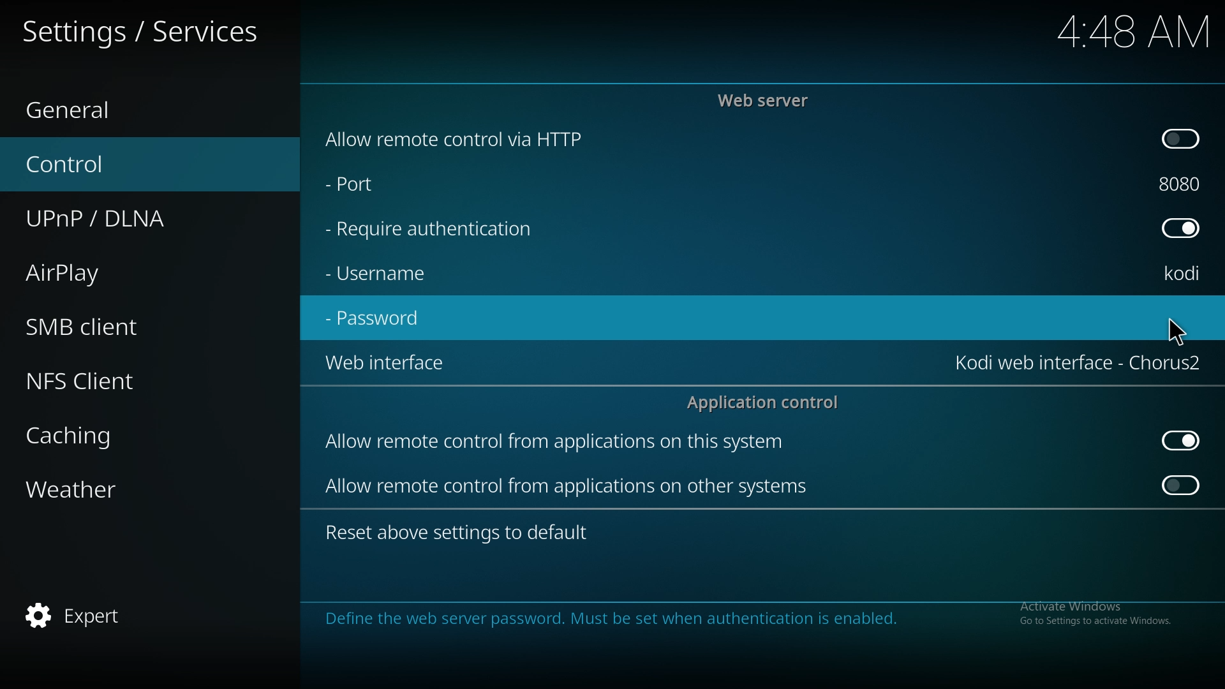 Image resolution: width=1225 pixels, height=689 pixels. Describe the element at coordinates (1183, 140) in the screenshot. I see `on` at that location.